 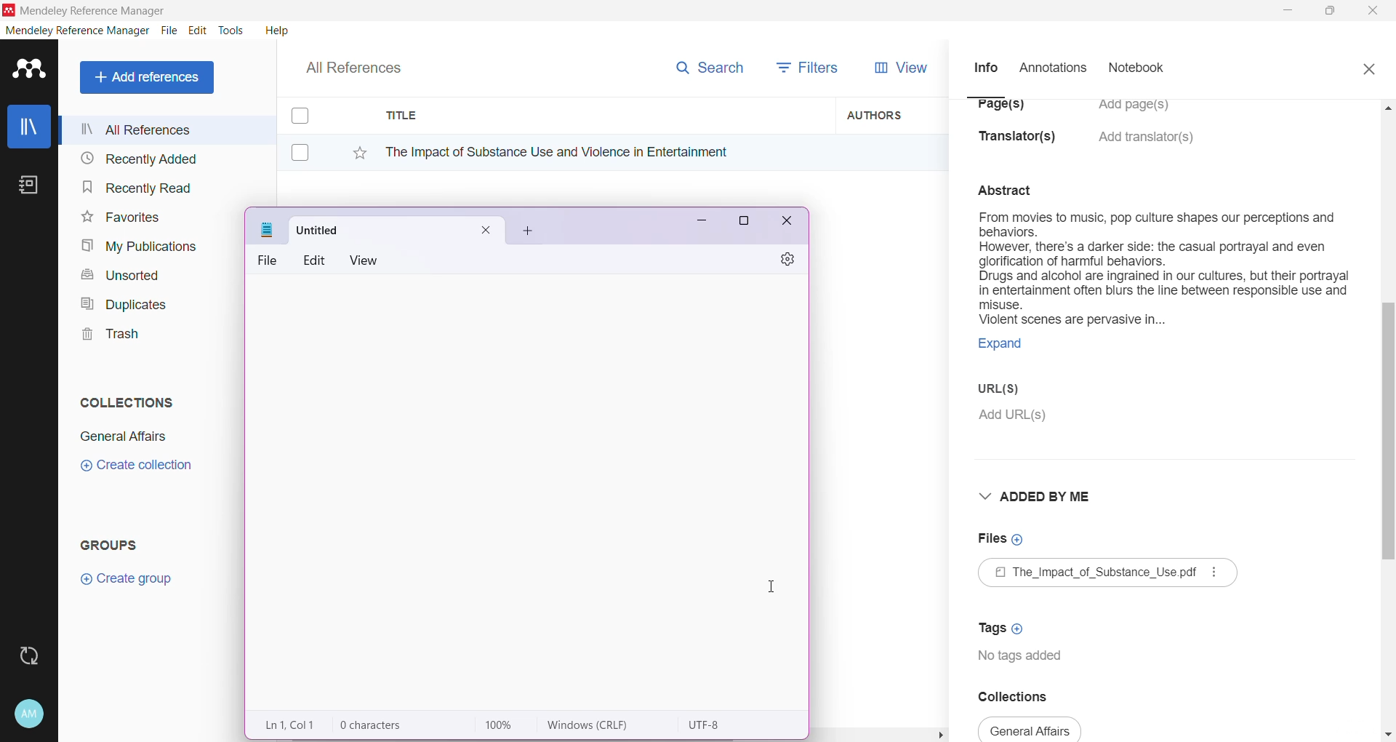 I want to click on Tools, so click(x=232, y=31).